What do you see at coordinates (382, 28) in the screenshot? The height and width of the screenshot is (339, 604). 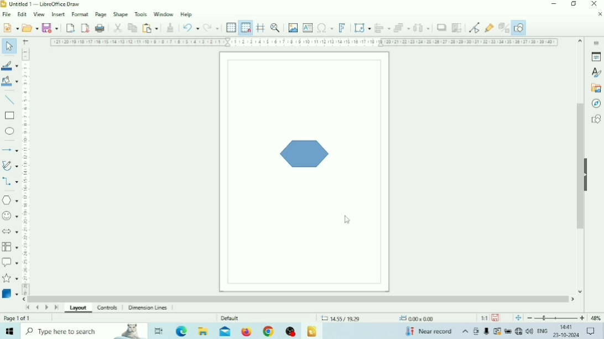 I see `Align Objects` at bounding box center [382, 28].